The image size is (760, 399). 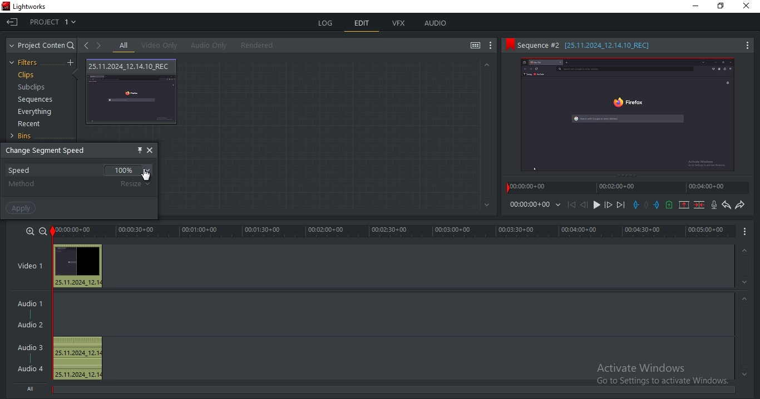 I want to click on speed, so click(x=21, y=170).